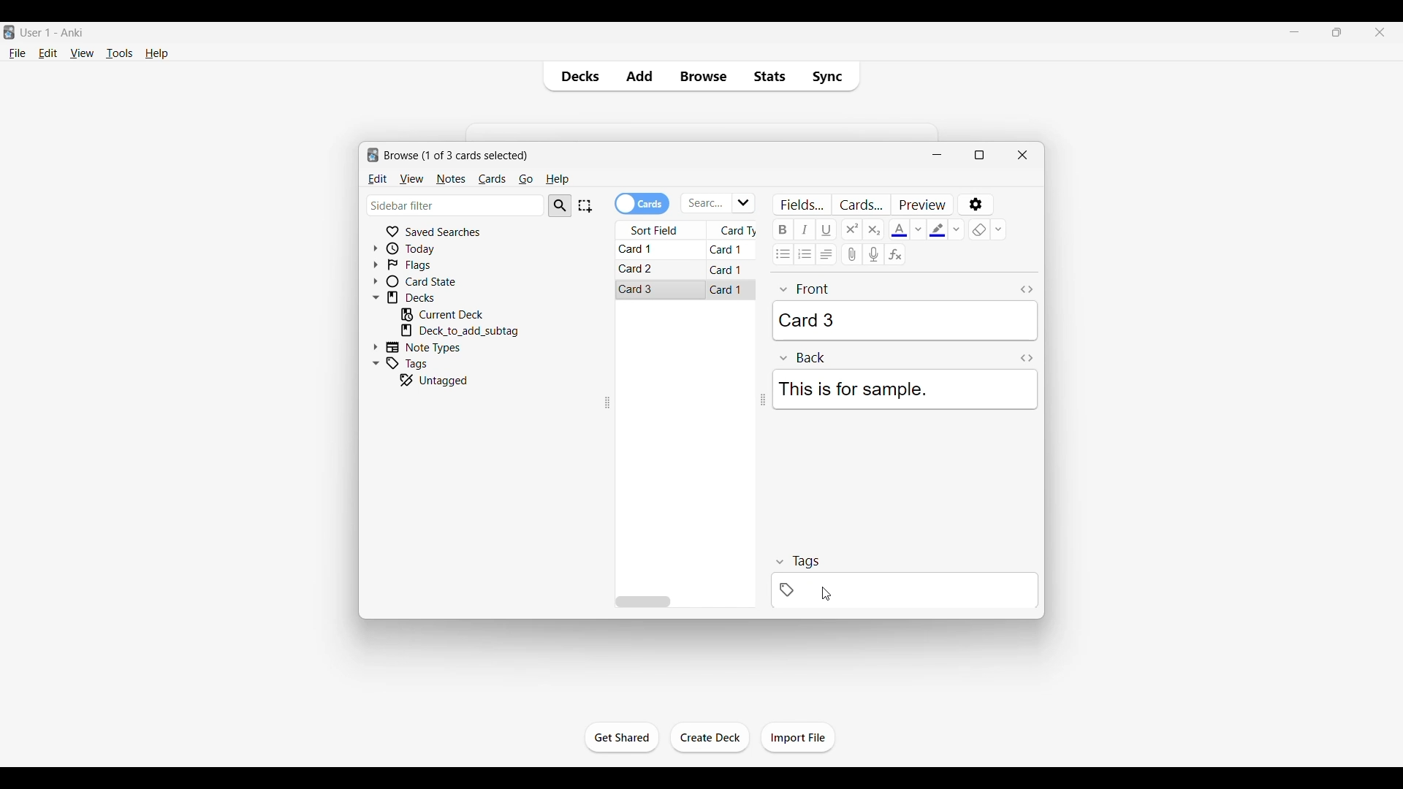 The image size is (1403, 789). Describe the element at coordinates (639, 76) in the screenshot. I see `Add` at that location.